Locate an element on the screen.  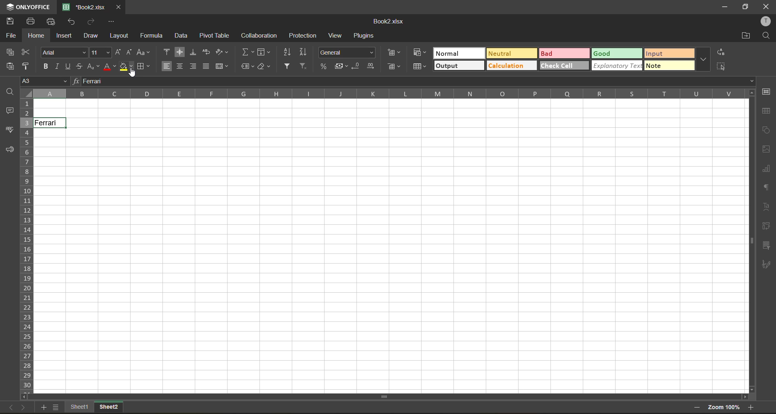
paragraph is located at coordinates (767, 188).